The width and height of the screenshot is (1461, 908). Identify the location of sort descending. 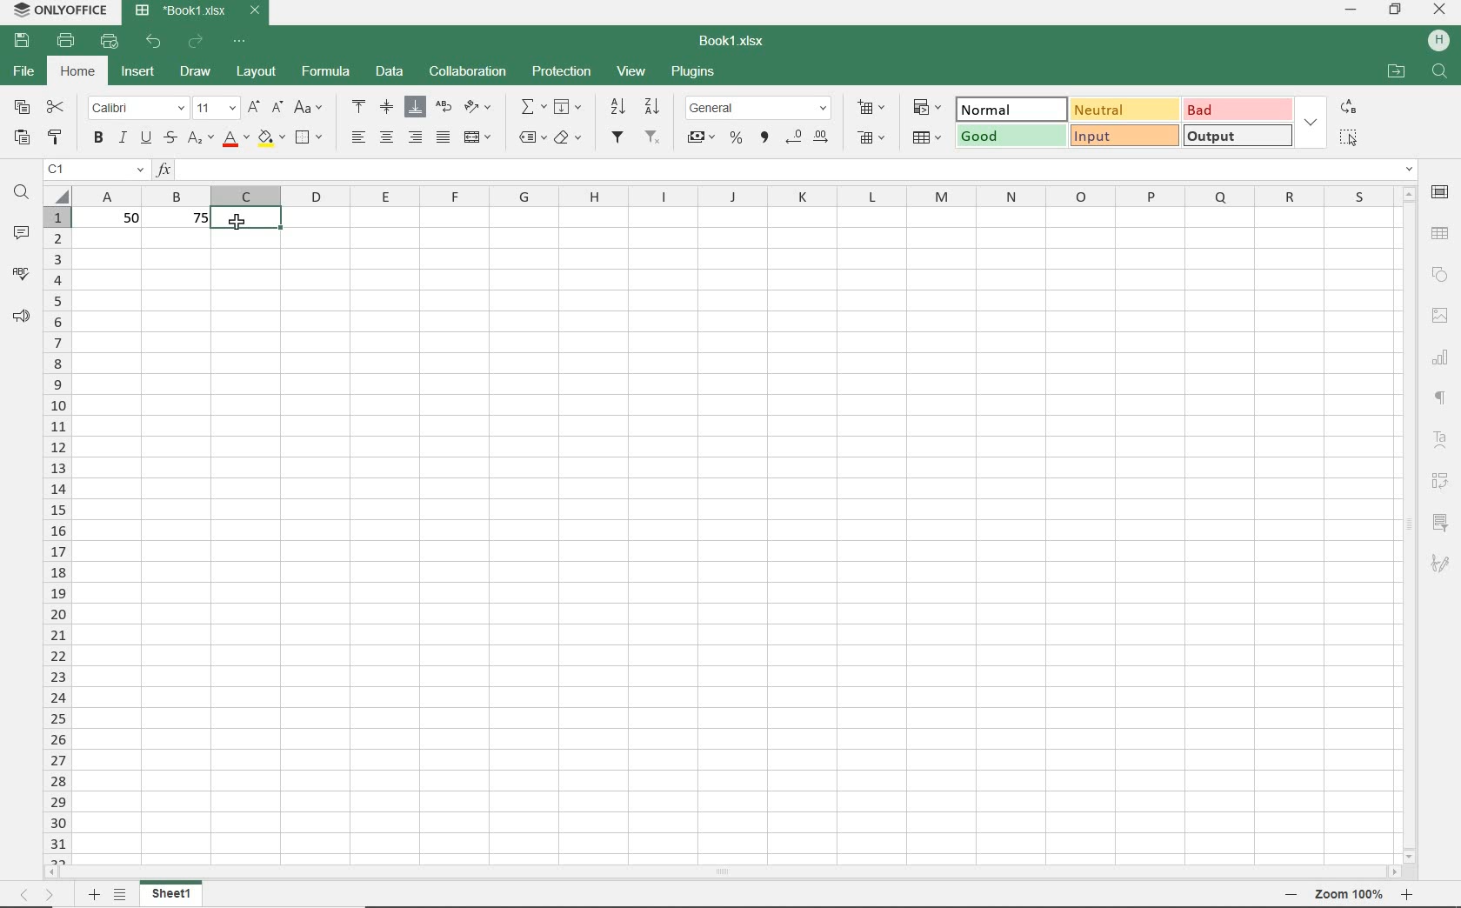
(653, 106).